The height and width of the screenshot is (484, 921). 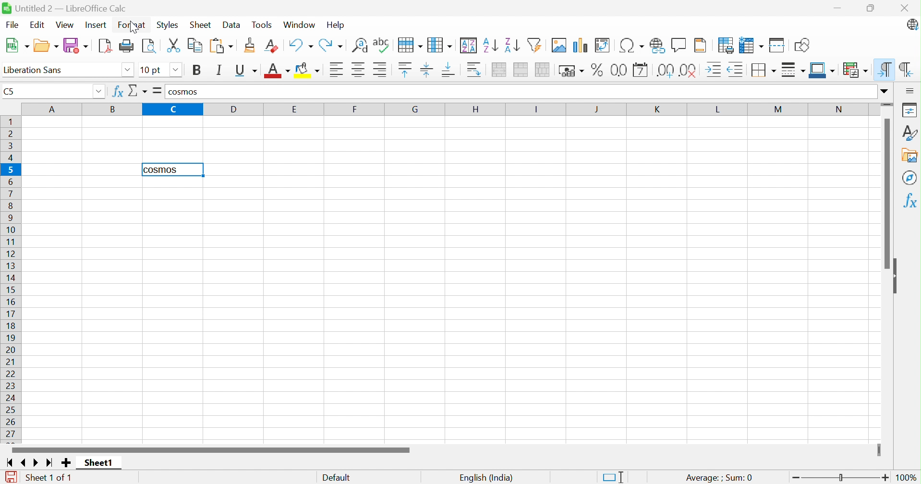 I want to click on Format as percent, so click(x=597, y=70).